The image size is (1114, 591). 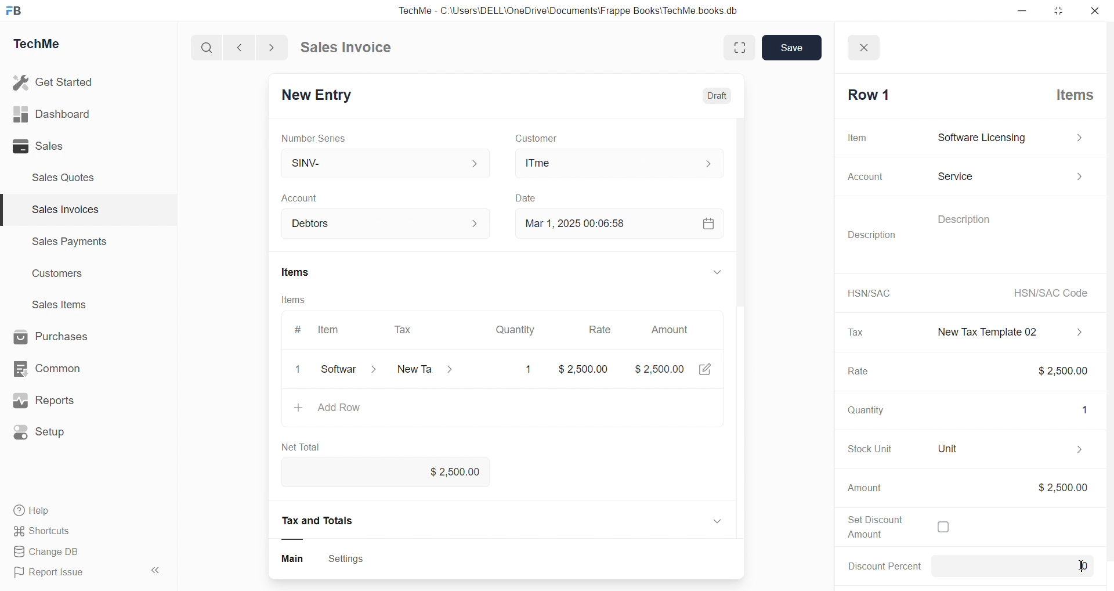 What do you see at coordinates (860, 177) in the screenshot?
I see `Account` at bounding box center [860, 177].